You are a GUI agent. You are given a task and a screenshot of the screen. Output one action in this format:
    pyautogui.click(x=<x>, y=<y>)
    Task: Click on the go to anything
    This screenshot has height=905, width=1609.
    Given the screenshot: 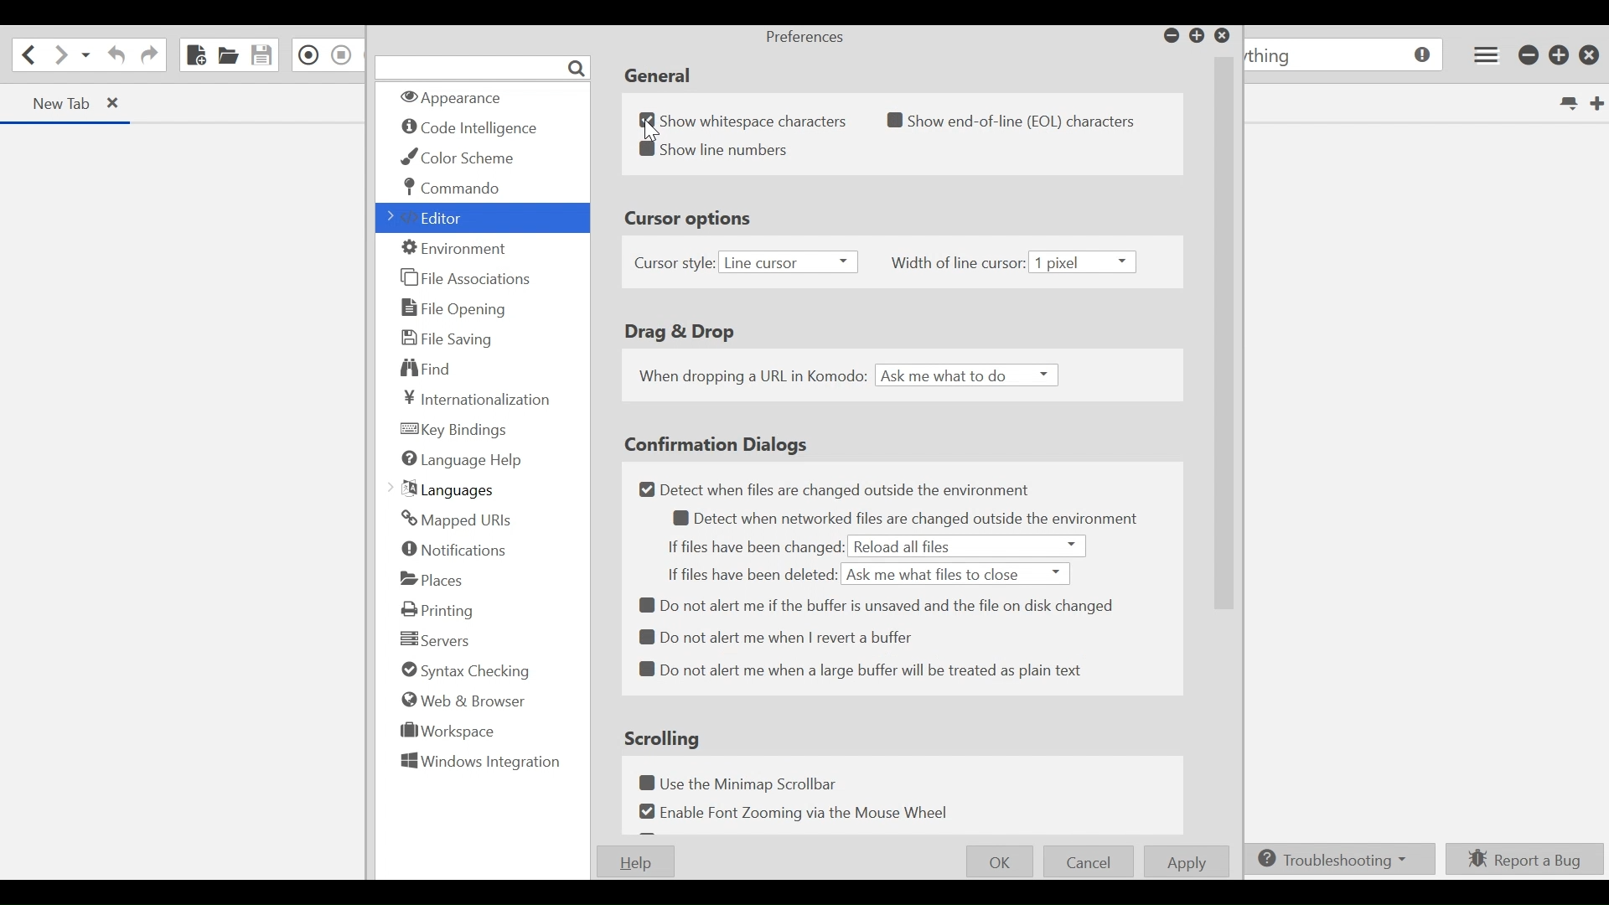 What is the action you would take?
    pyautogui.click(x=1342, y=55)
    